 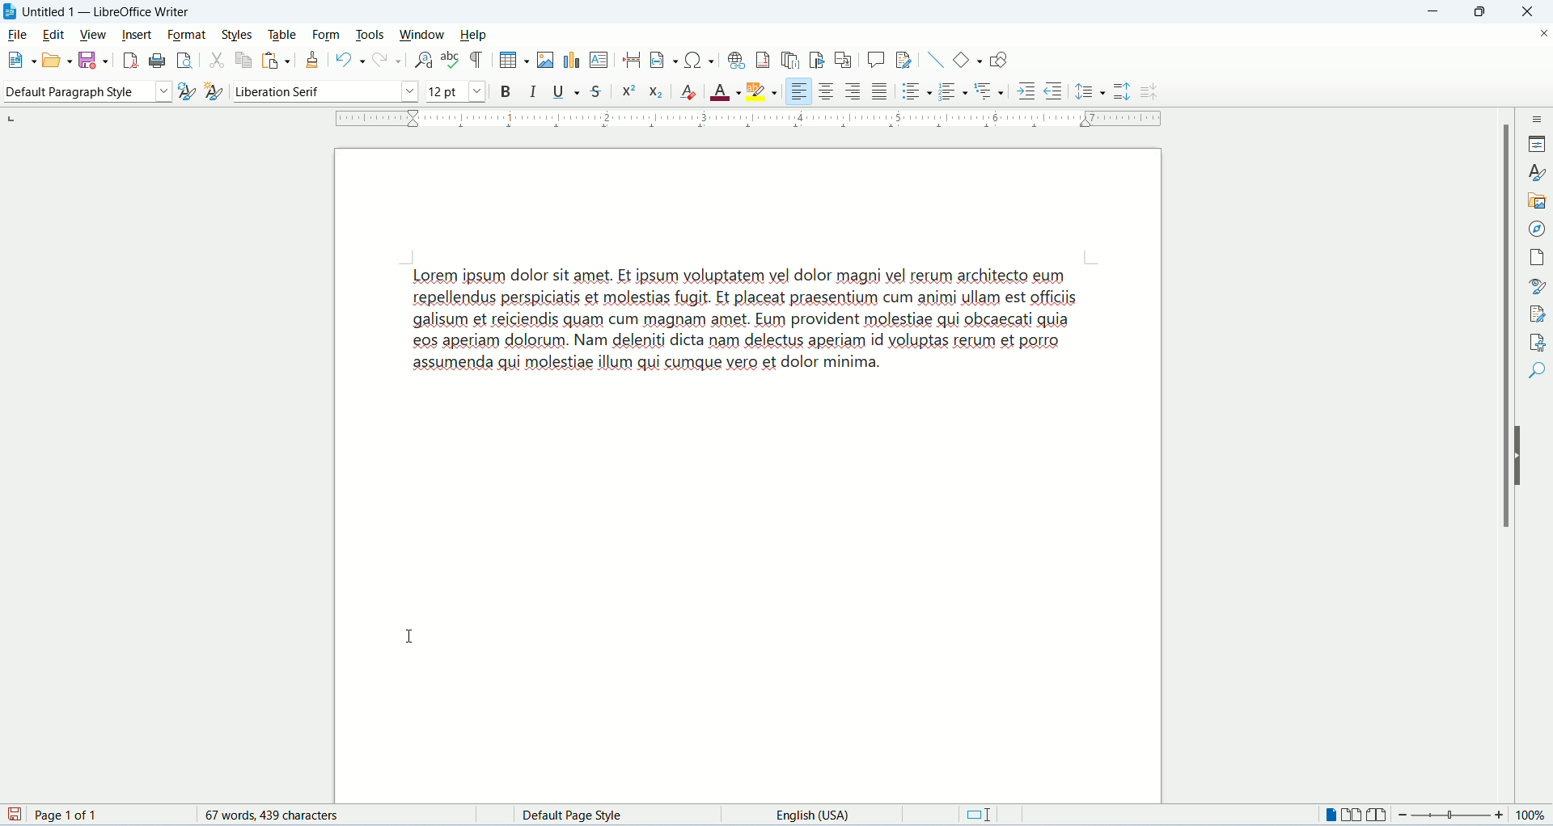 I want to click on cut, so click(x=214, y=61).